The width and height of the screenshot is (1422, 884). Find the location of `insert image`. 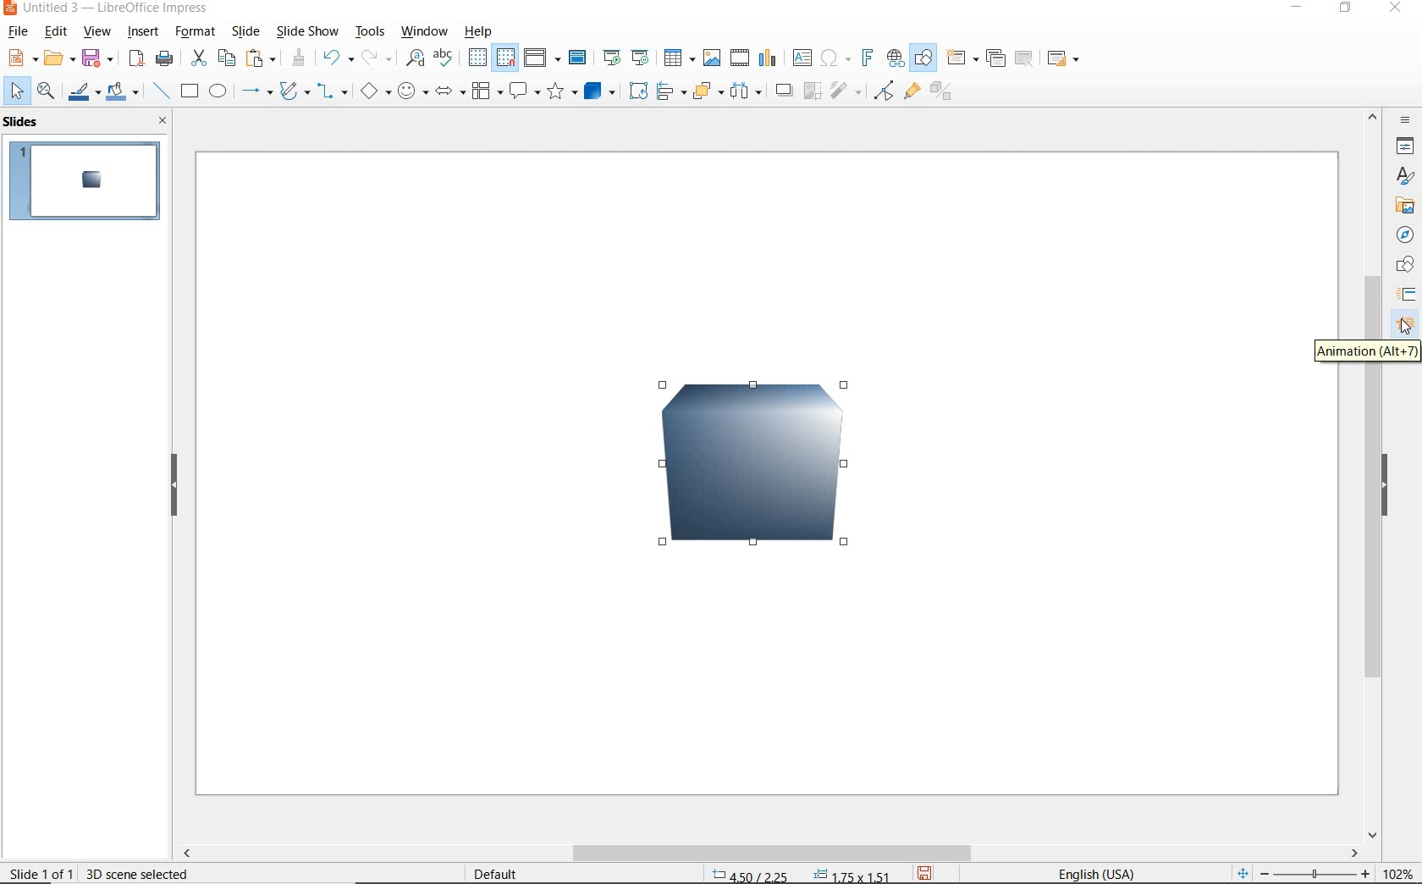

insert image is located at coordinates (714, 58).